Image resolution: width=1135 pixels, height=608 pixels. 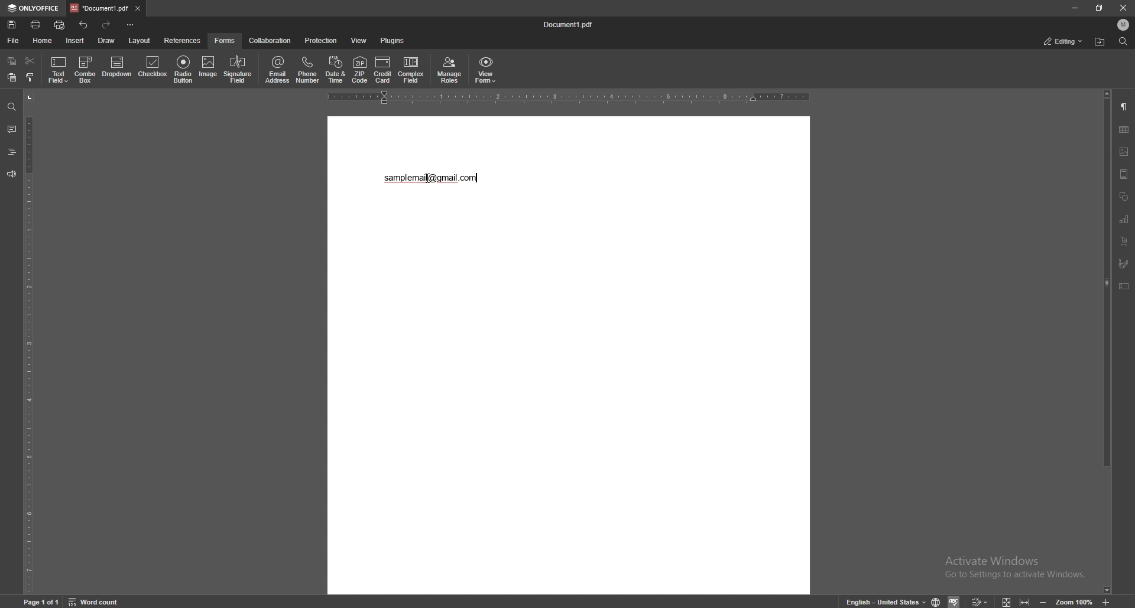 What do you see at coordinates (1106, 600) in the screenshot?
I see `zoom in` at bounding box center [1106, 600].